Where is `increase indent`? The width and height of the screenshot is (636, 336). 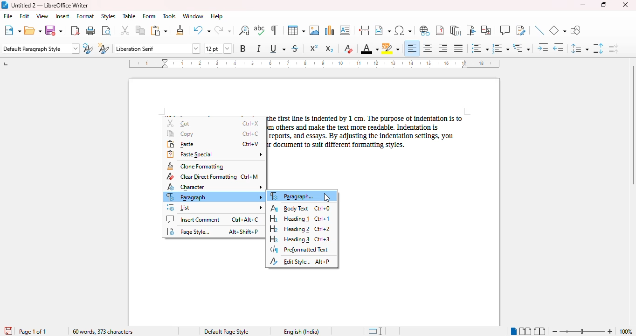 increase indent is located at coordinates (543, 48).